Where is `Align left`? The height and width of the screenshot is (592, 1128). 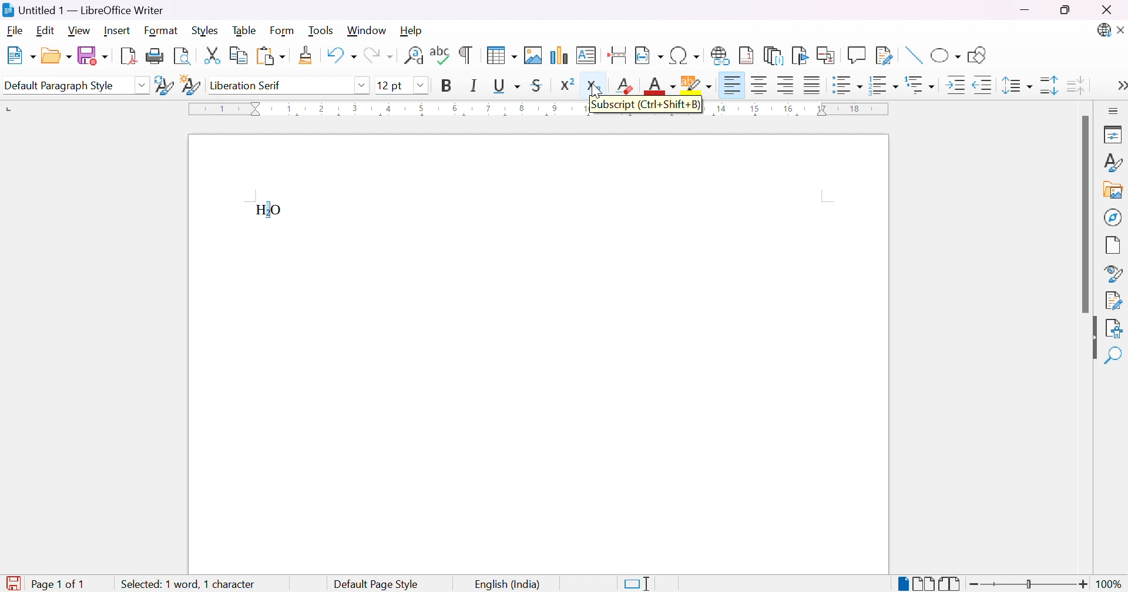 Align left is located at coordinates (732, 86).